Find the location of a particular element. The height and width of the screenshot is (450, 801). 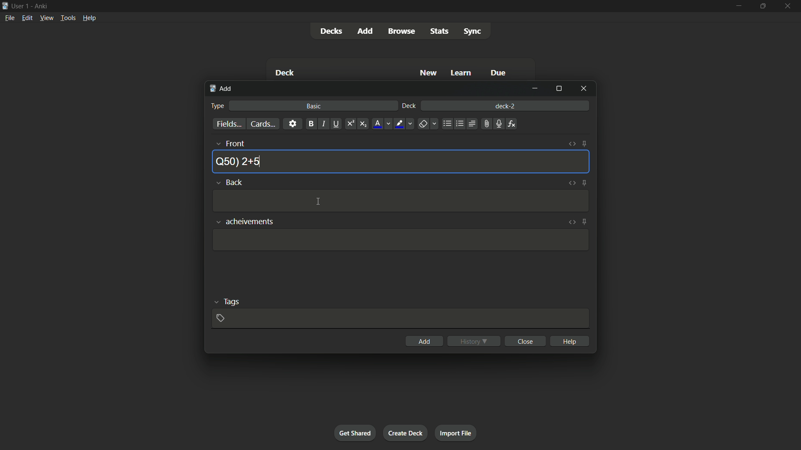

superscript is located at coordinates (350, 124).